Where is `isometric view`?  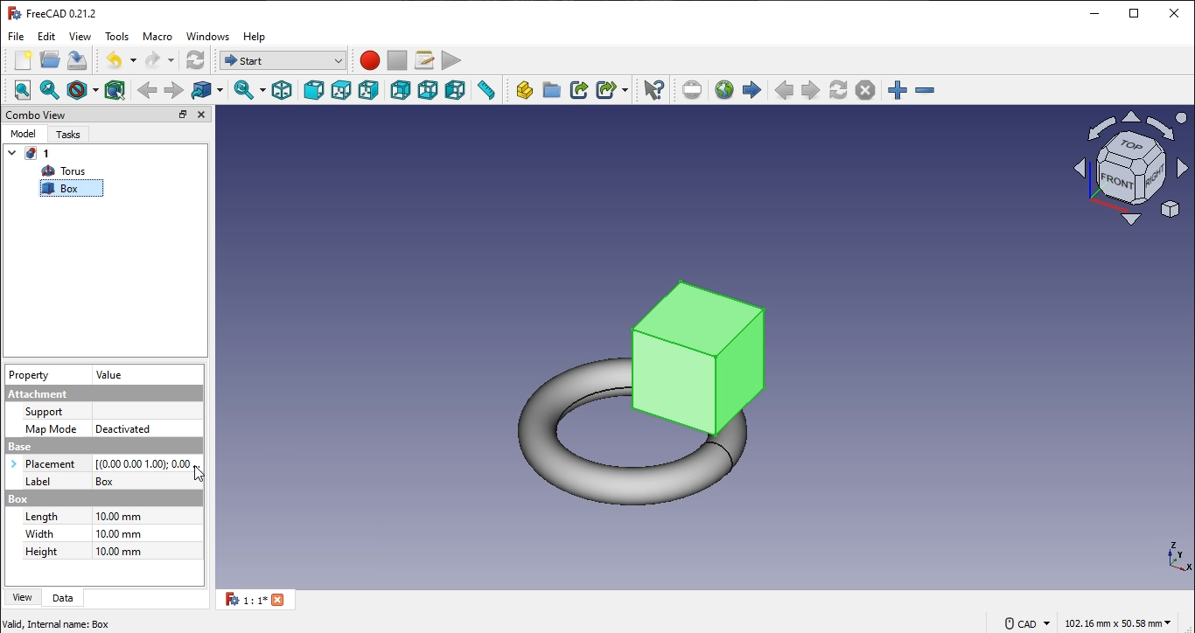 isometric view is located at coordinates (281, 91).